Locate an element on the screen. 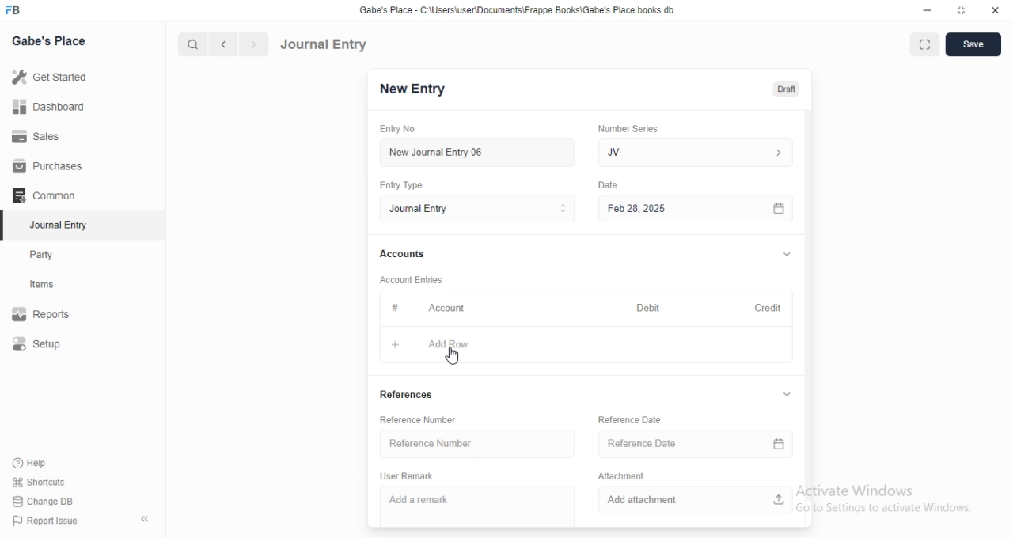  Credit is located at coordinates (767, 307).